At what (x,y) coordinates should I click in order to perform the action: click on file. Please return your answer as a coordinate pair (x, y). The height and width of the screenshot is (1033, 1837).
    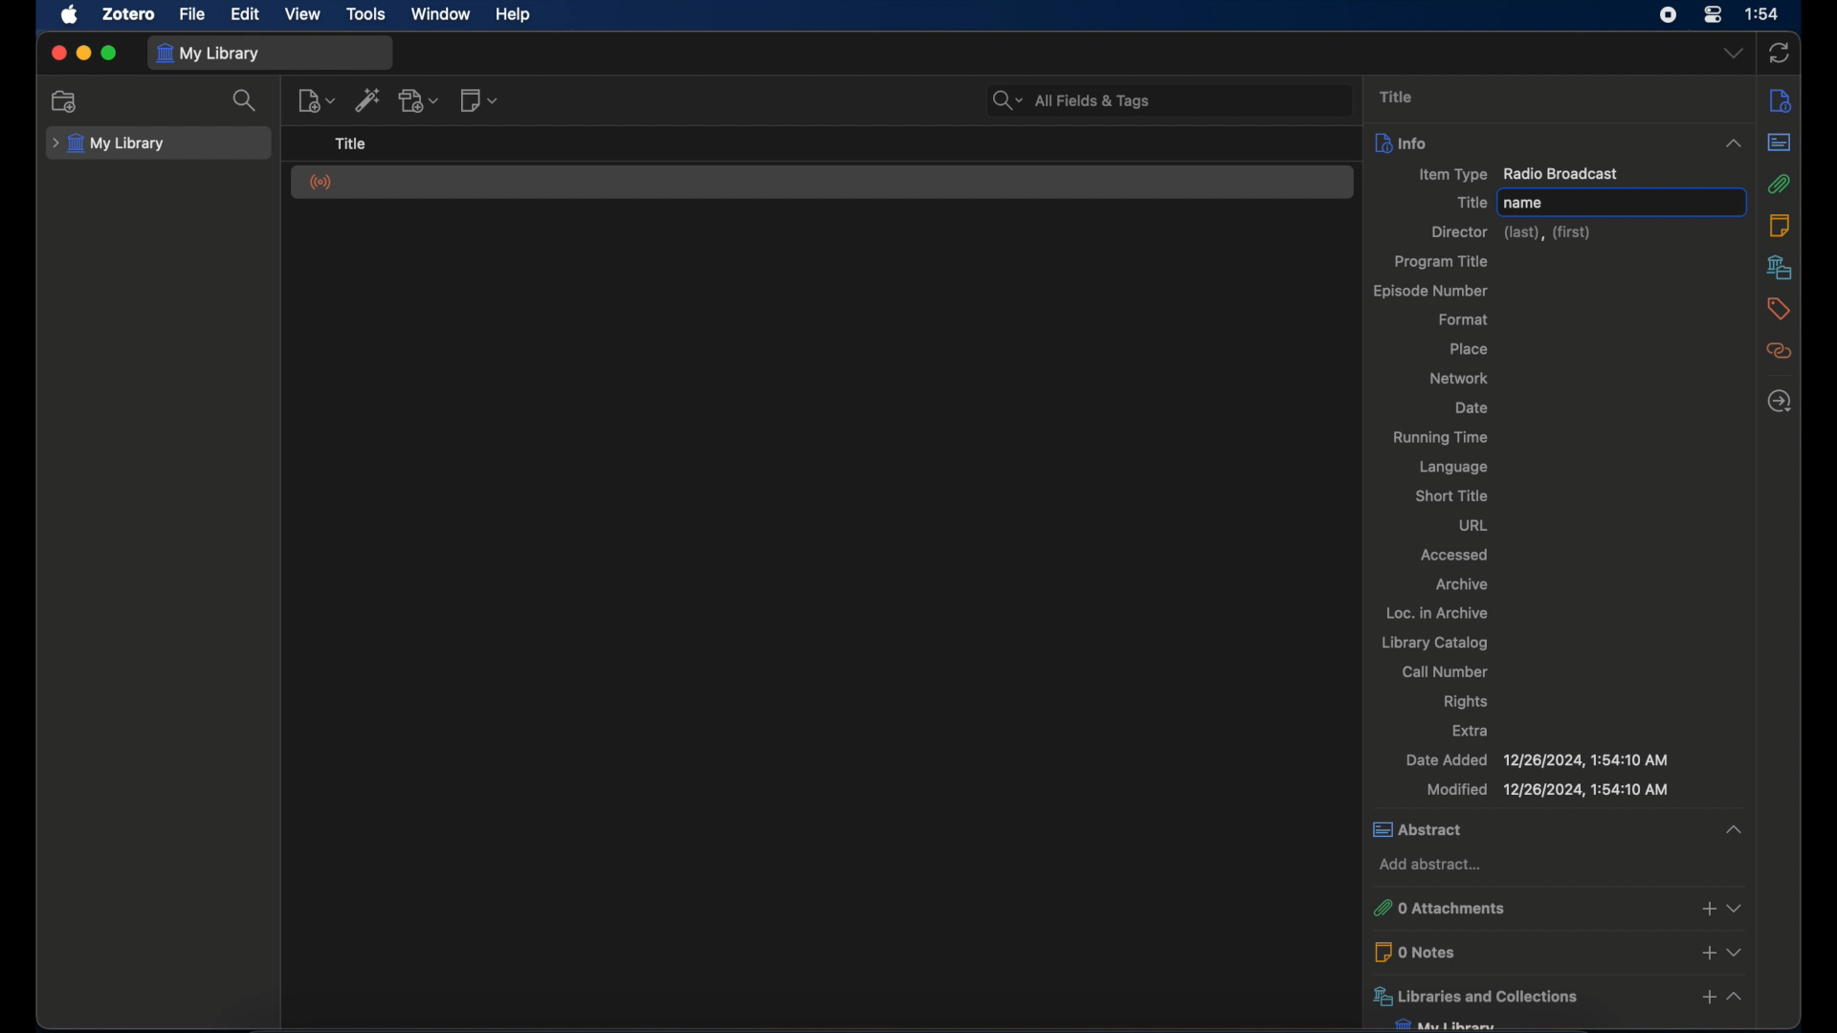
    Looking at the image, I should click on (193, 12).